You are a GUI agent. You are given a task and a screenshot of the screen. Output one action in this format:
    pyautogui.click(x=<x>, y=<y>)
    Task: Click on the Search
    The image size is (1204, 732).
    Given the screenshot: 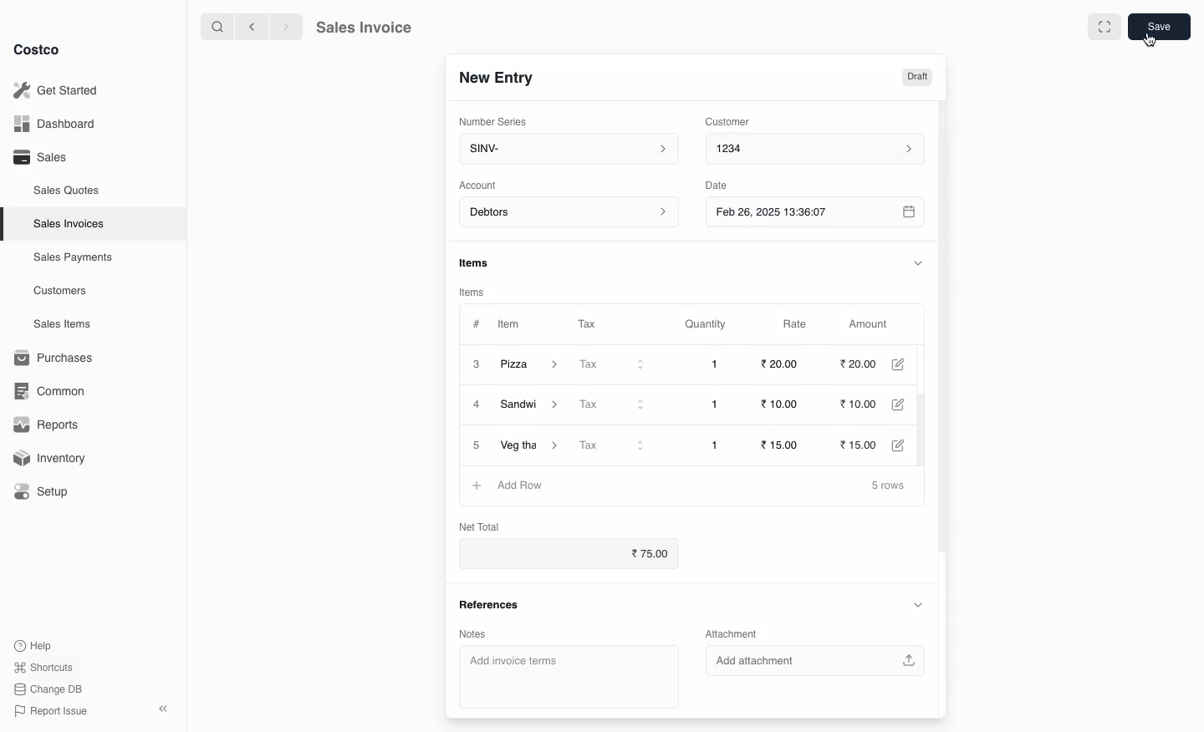 What is the action you would take?
    pyautogui.click(x=215, y=26)
    